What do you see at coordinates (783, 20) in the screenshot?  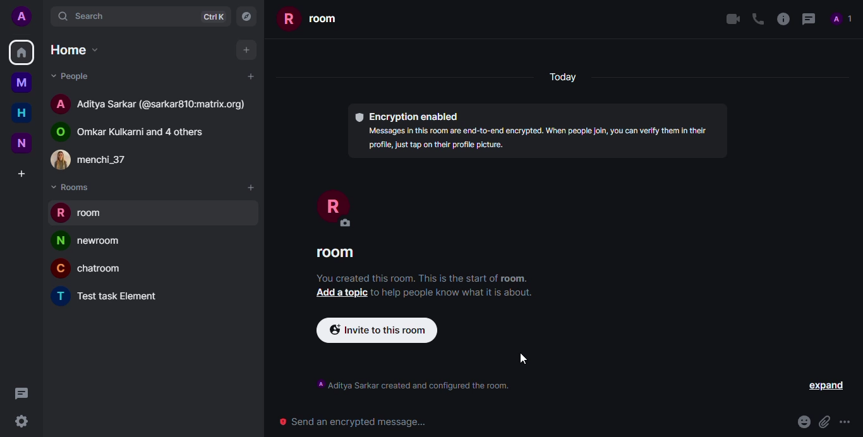 I see `info` at bounding box center [783, 20].